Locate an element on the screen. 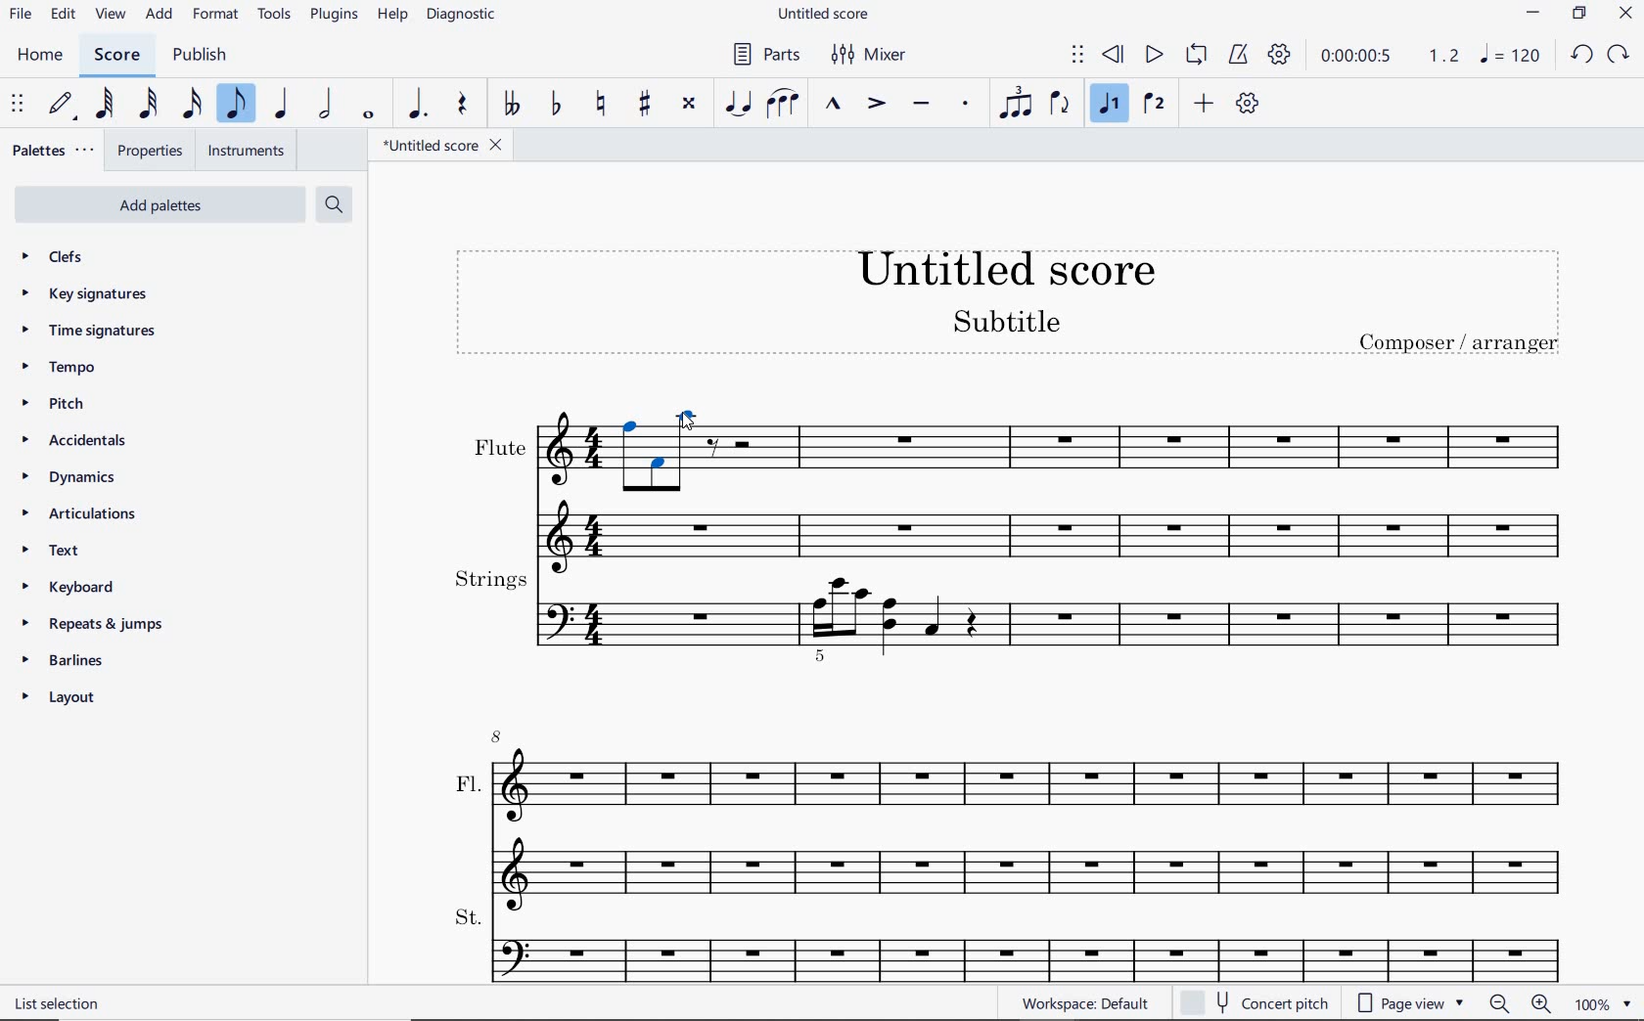 The height and width of the screenshot is (1021, 1644). tempo is located at coordinates (60, 367).